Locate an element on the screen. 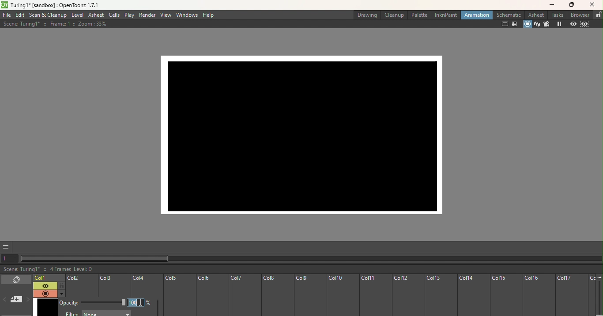  Turing1* [sandbox] : OpenToonz 1.7.1 is located at coordinates (56, 5).